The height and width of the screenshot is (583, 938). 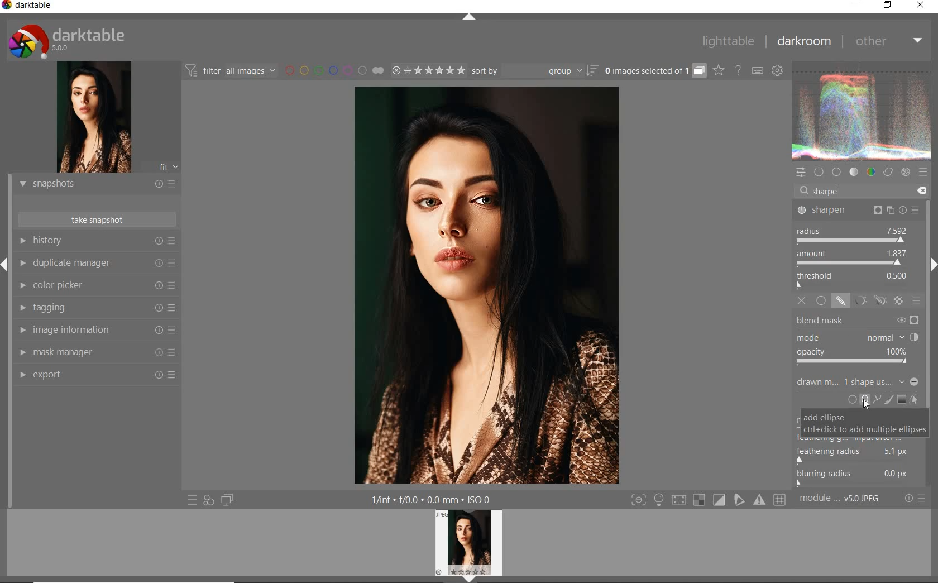 I want to click on OTHER, so click(x=888, y=42).